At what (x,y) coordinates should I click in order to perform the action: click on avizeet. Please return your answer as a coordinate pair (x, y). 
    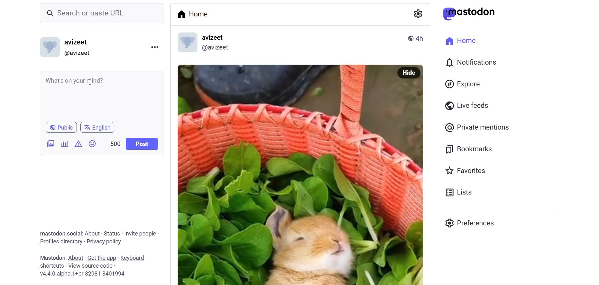
    Looking at the image, I should click on (216, 37).